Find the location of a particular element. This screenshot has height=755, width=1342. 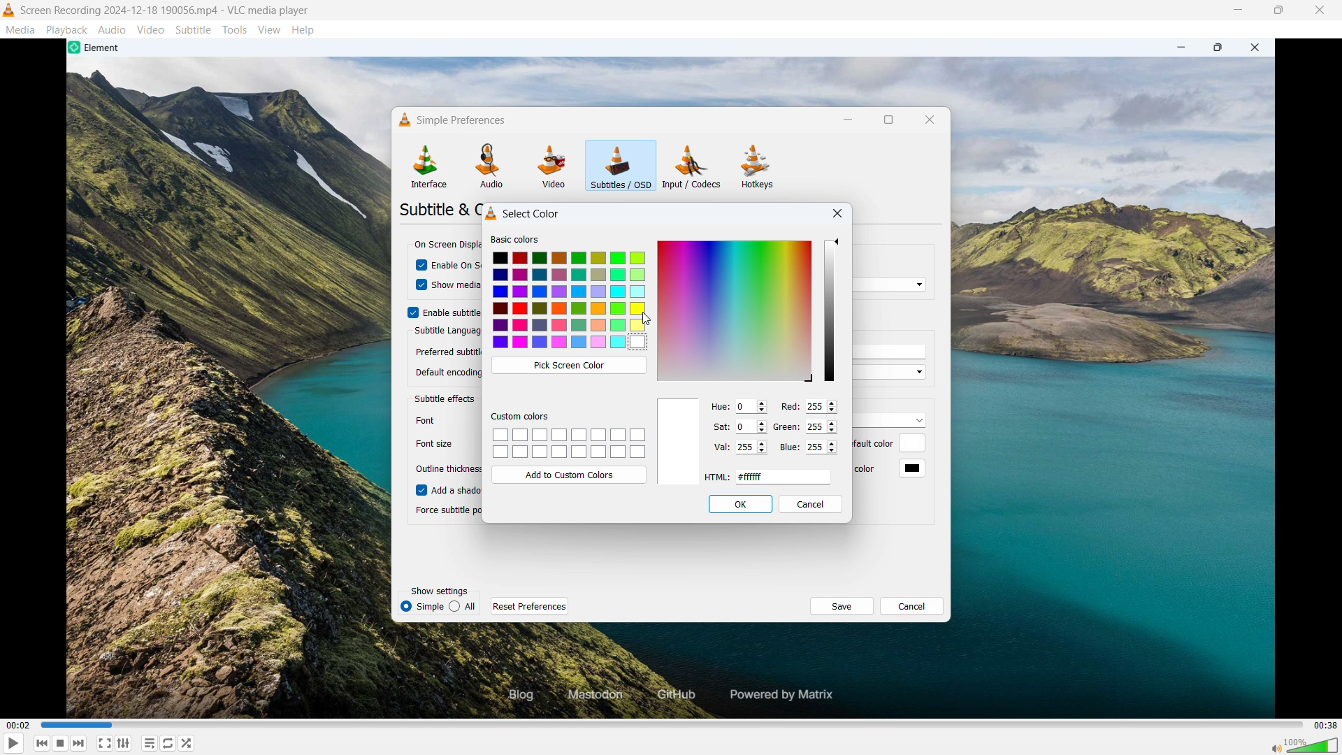

Set saturation  is located at coordinates (751, 426).